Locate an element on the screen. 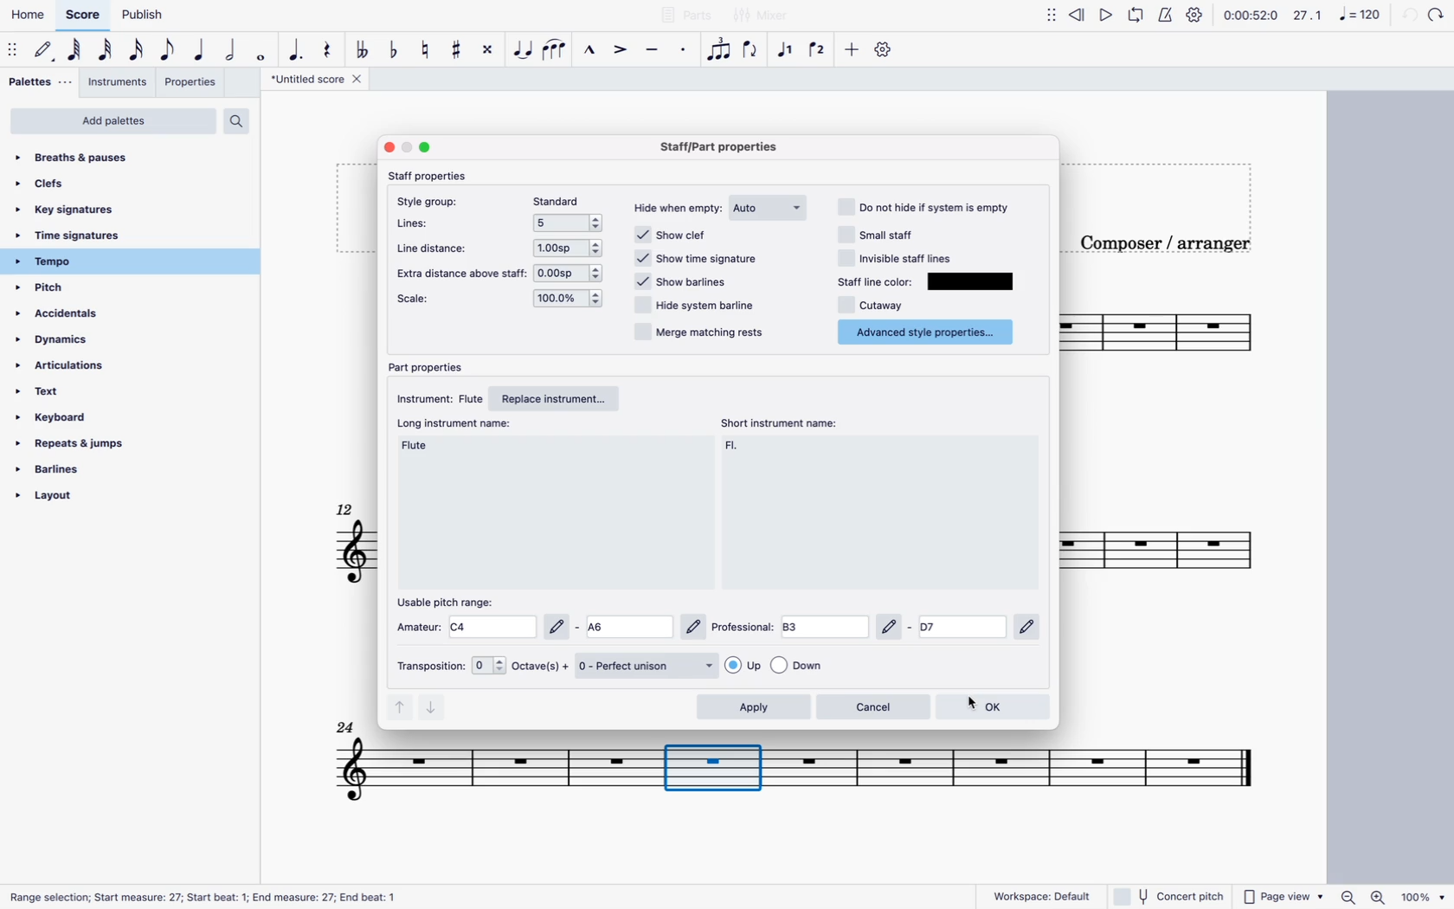 This screenshot has height=909, width=1454. double toggle flat is located at coordinates (363, 50).